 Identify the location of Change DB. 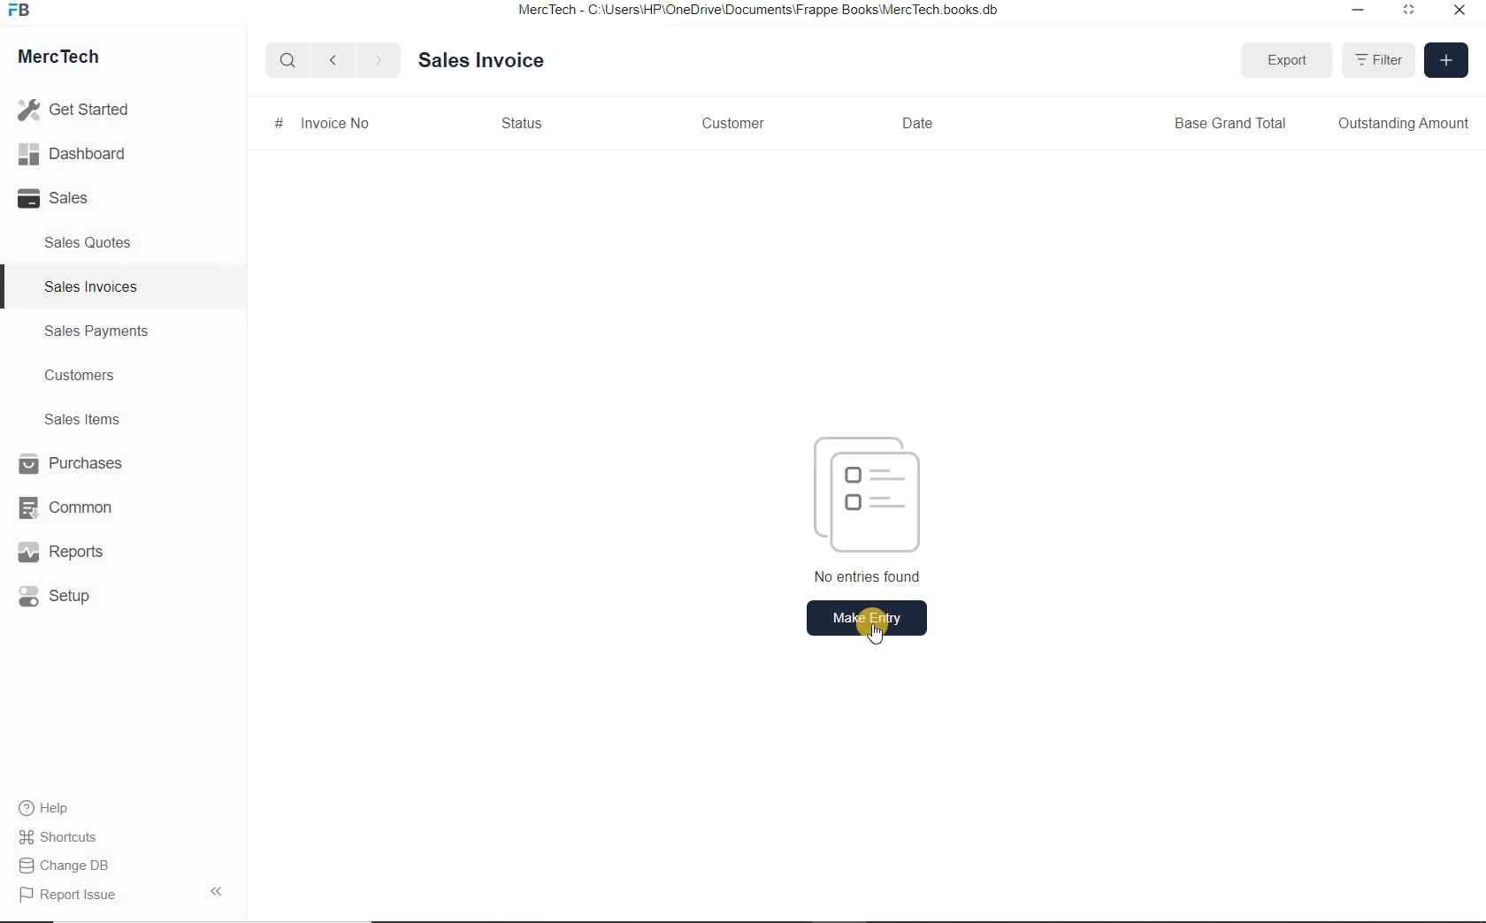
(66, 866).